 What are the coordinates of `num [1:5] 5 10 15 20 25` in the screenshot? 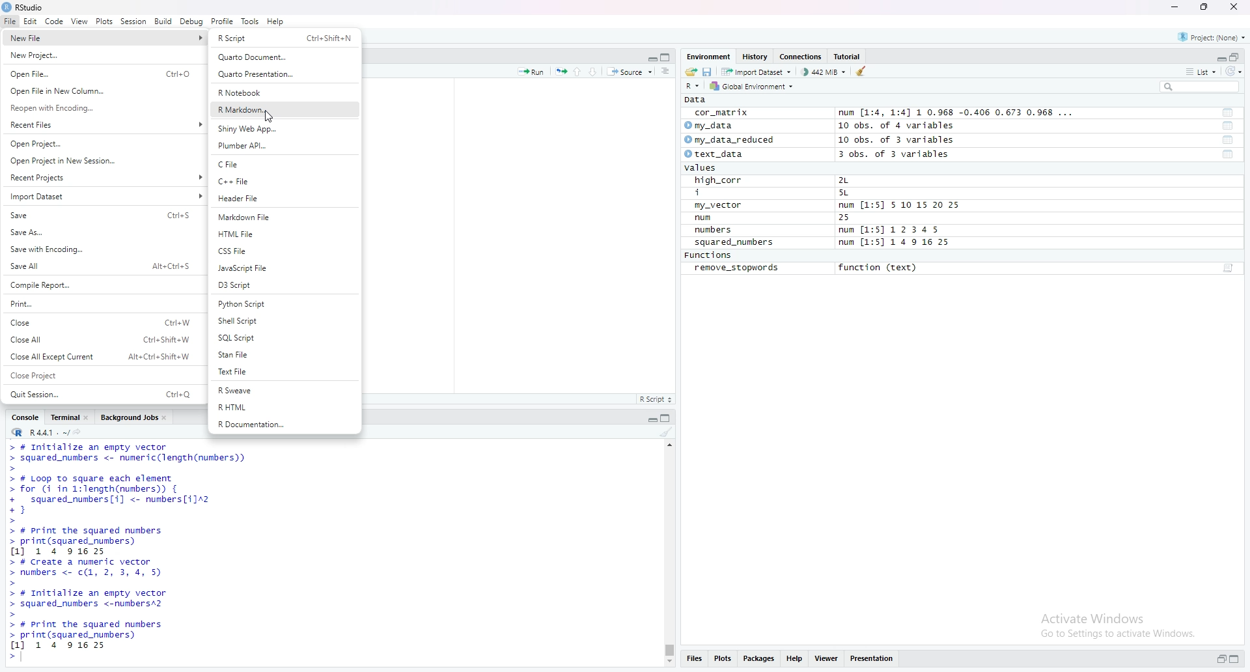 It's located at (898, 204).